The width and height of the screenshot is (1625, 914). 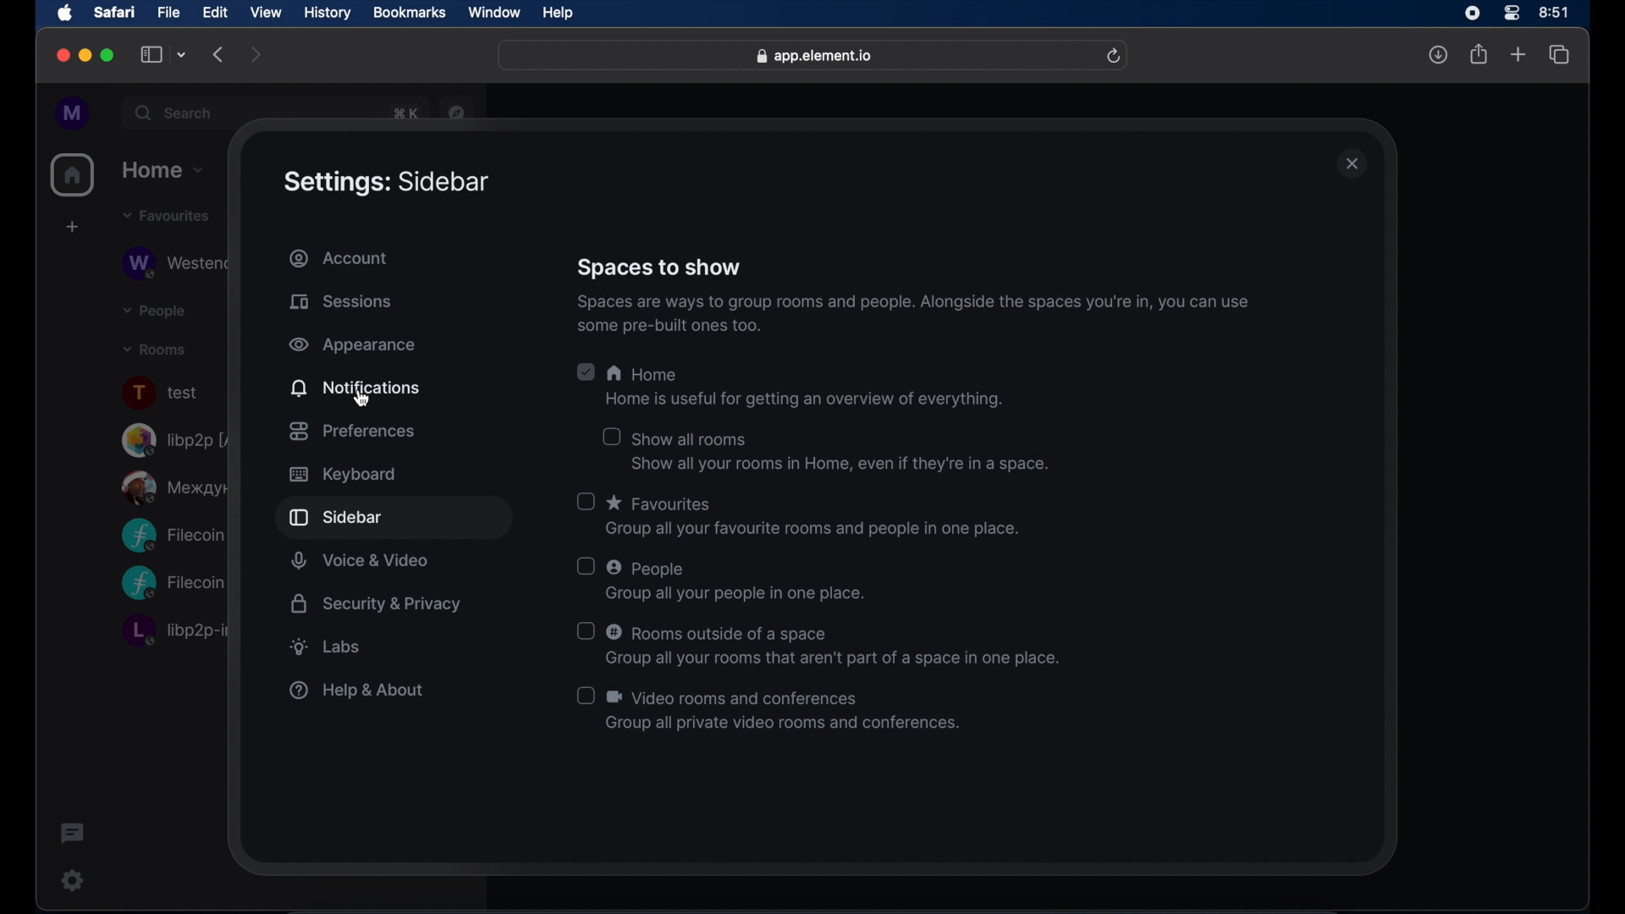 I want to click on notifications, so click(x=358, y=388).